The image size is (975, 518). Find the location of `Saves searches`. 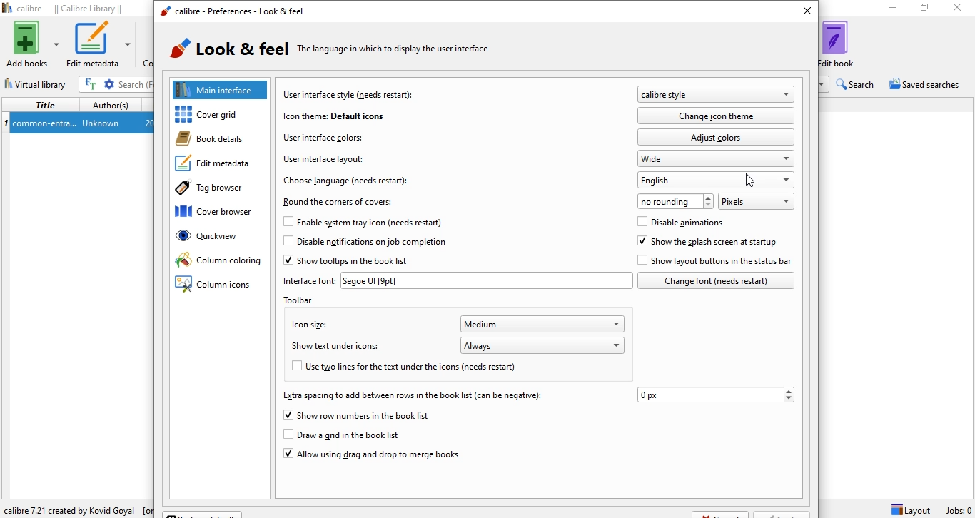

Saves searches is located at coordinates (926, 86).